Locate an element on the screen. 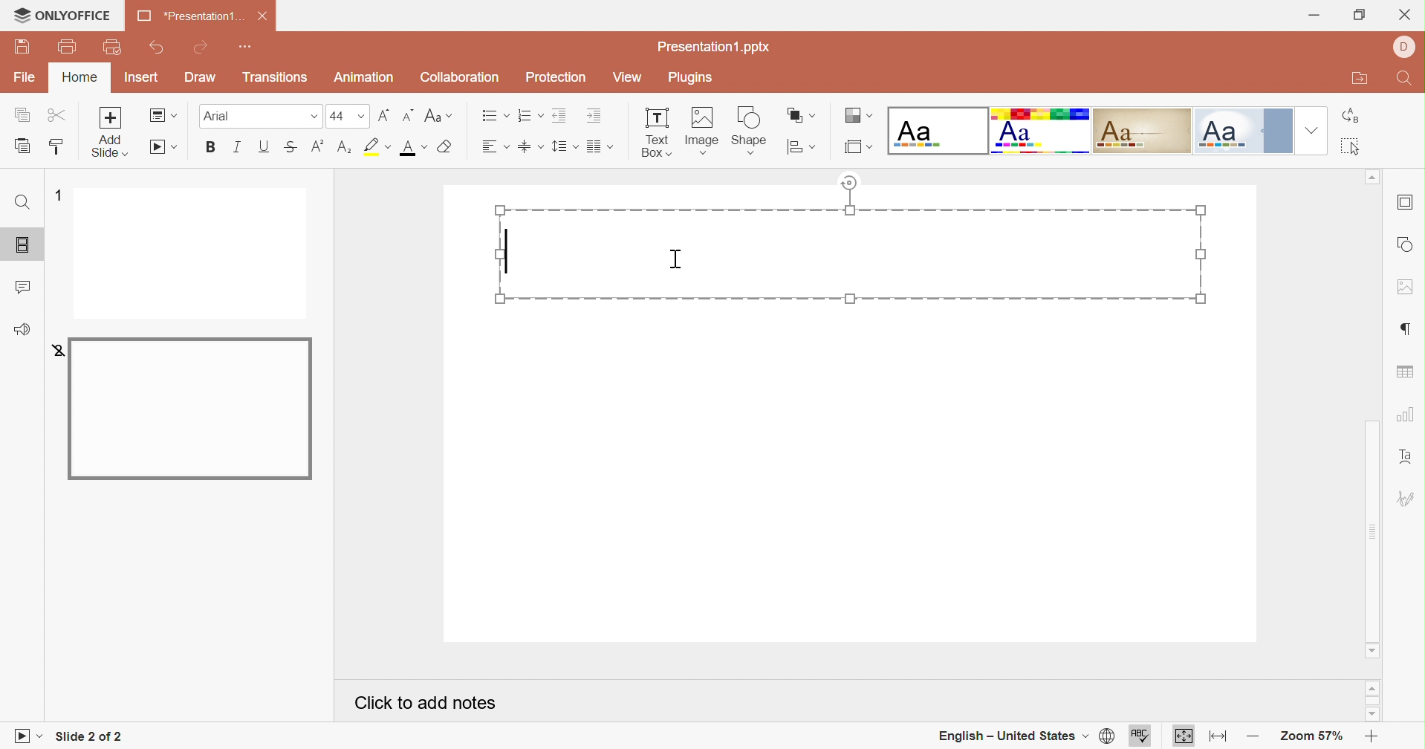  Open file location is located at coordinates (1356, 78).